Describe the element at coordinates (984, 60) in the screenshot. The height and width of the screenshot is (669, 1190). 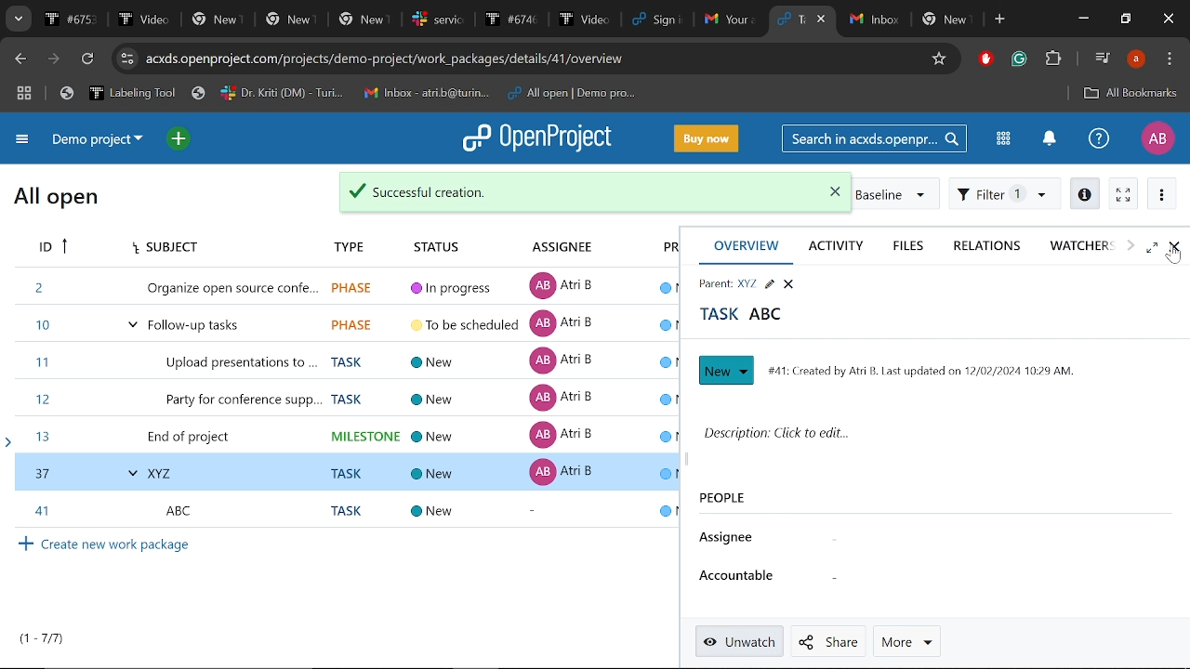
I see `Add block` at that location.